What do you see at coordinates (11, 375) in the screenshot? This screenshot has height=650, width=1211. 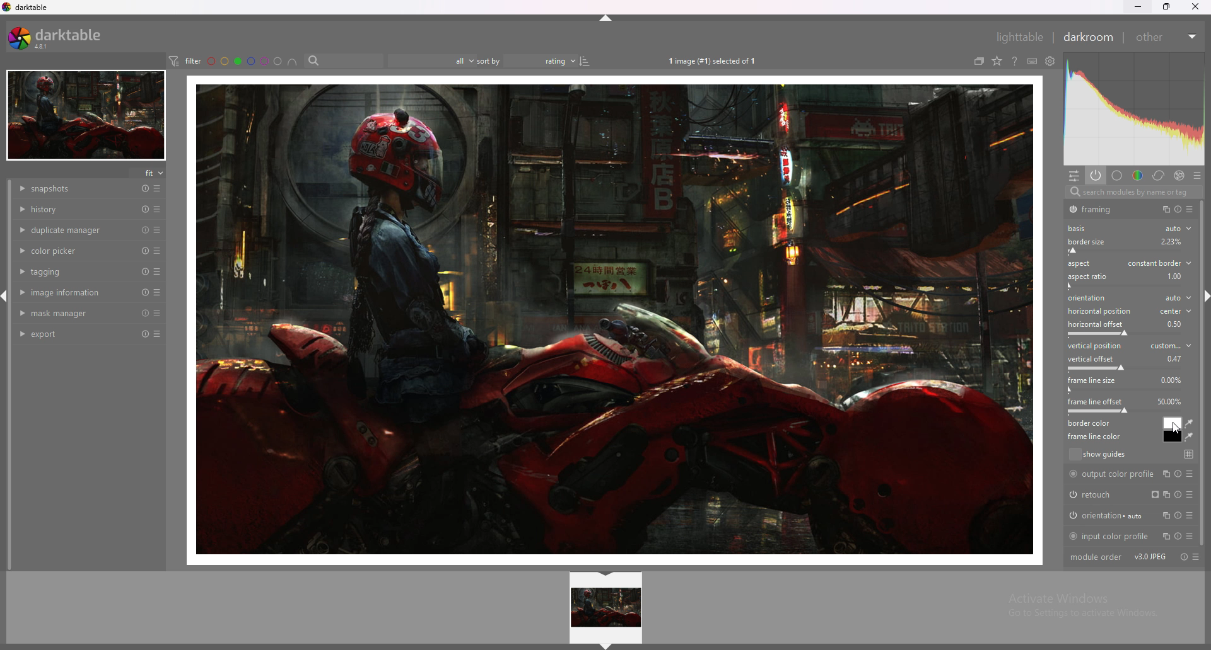 I see `scroll bar` at bounding box center [11, 375].